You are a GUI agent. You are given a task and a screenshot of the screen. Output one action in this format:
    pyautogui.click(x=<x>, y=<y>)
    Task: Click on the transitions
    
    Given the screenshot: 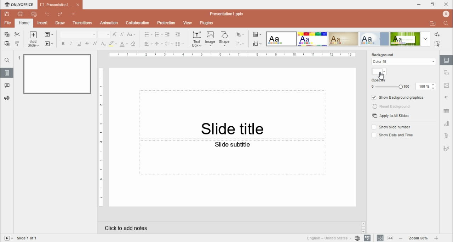 What is the action you would take?
    pyautogui.click(x=81, y=23)
    